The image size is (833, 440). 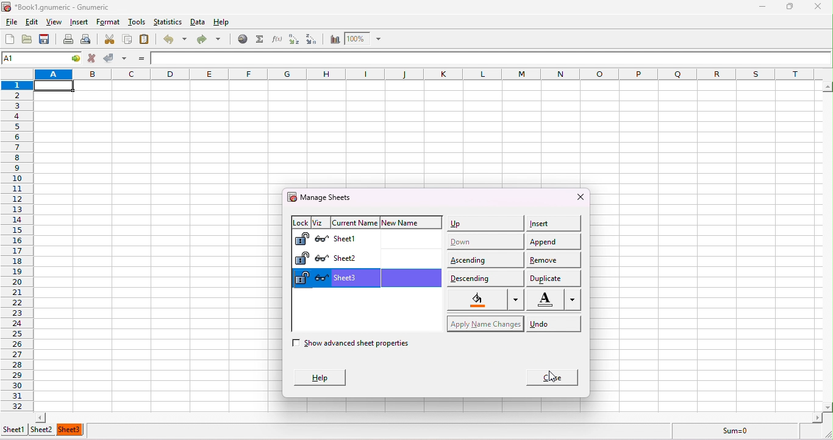 What do you see at coordinates (14, 431) in the screenshot?
I see `sheet 1` at bounding box center [14, 431].